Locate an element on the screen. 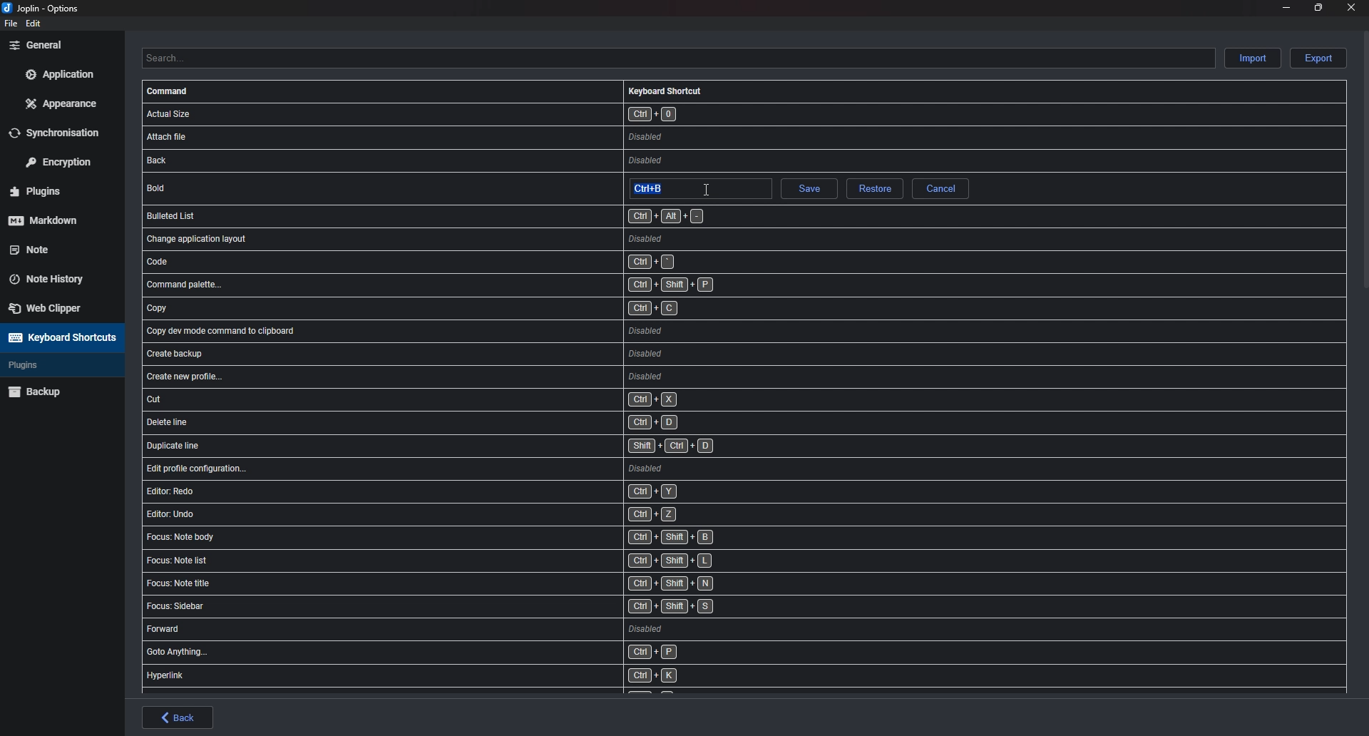  shortcut is located at coordinates (483, 331).